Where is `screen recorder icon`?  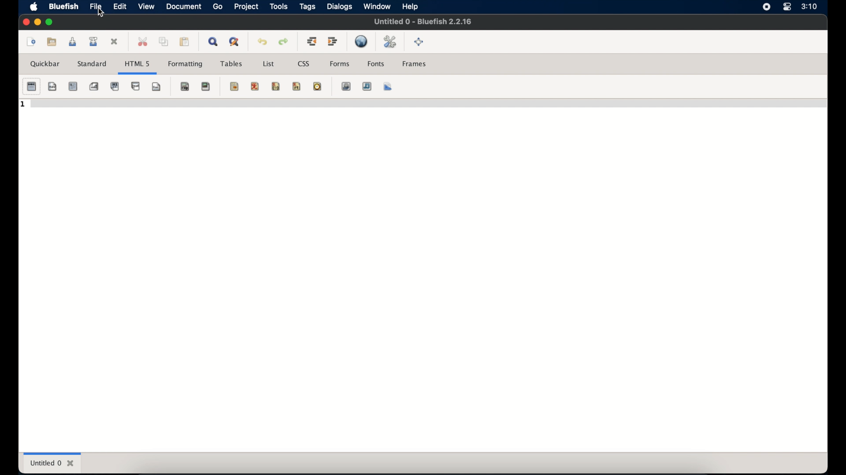 screen recorder icon is located at coordinates (767, 7).